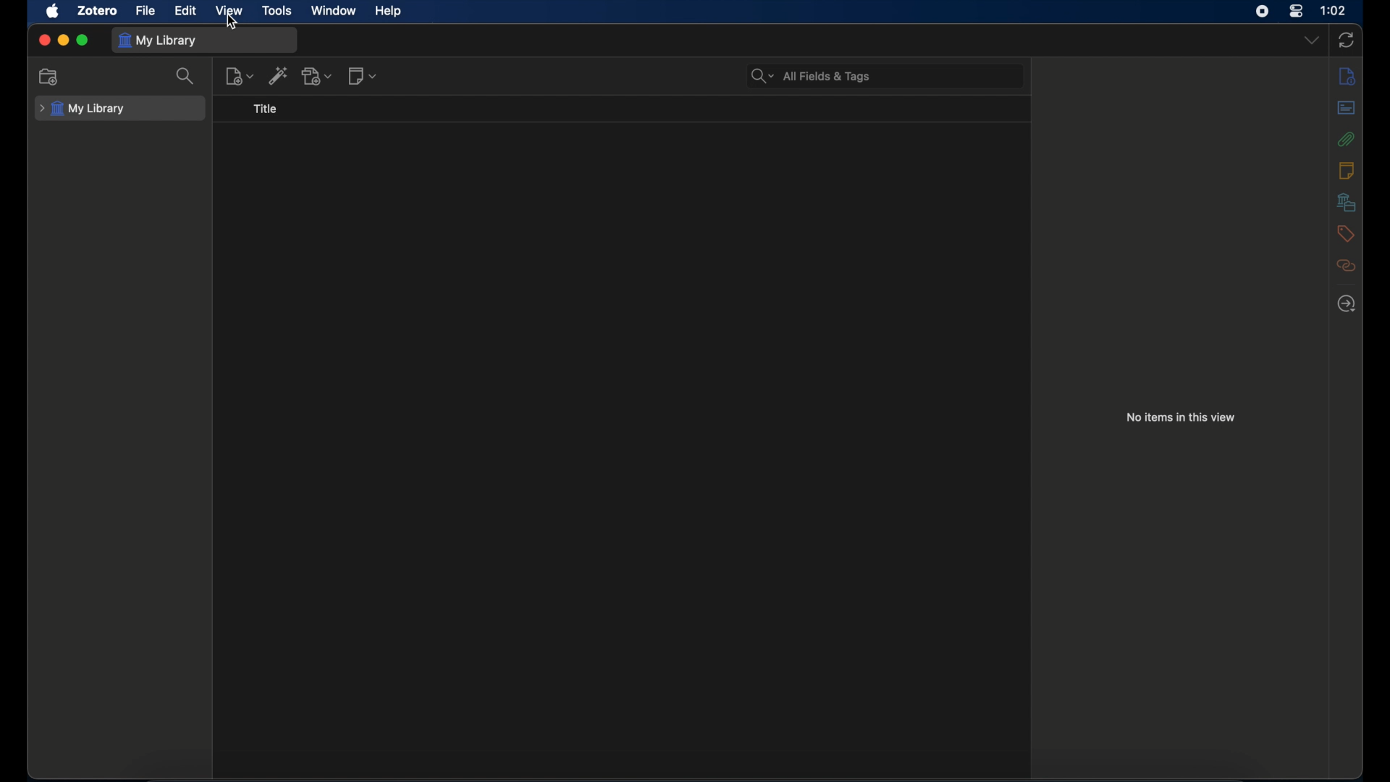 The image size is (1390, 782). Describe the element at coordinates (186, 11) in the screenshot. I see `edit` at that location.